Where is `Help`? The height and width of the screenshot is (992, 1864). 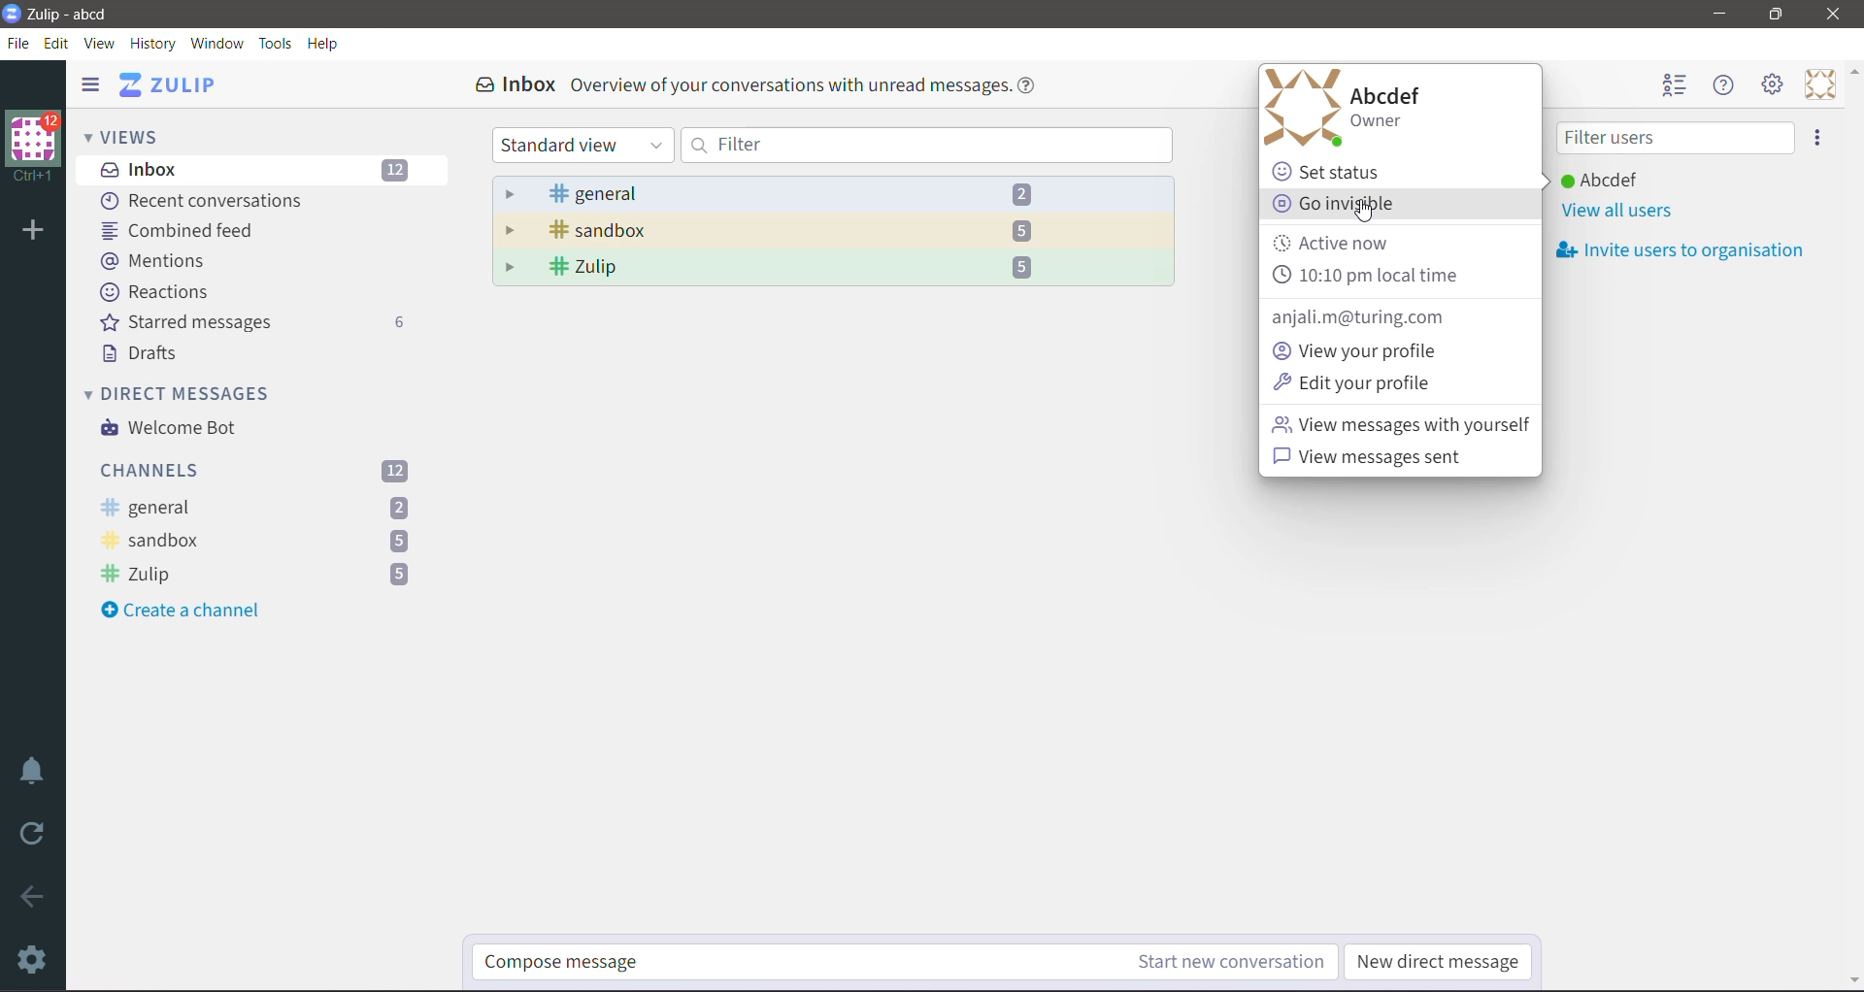
Help is located at coordinates (327, 43).